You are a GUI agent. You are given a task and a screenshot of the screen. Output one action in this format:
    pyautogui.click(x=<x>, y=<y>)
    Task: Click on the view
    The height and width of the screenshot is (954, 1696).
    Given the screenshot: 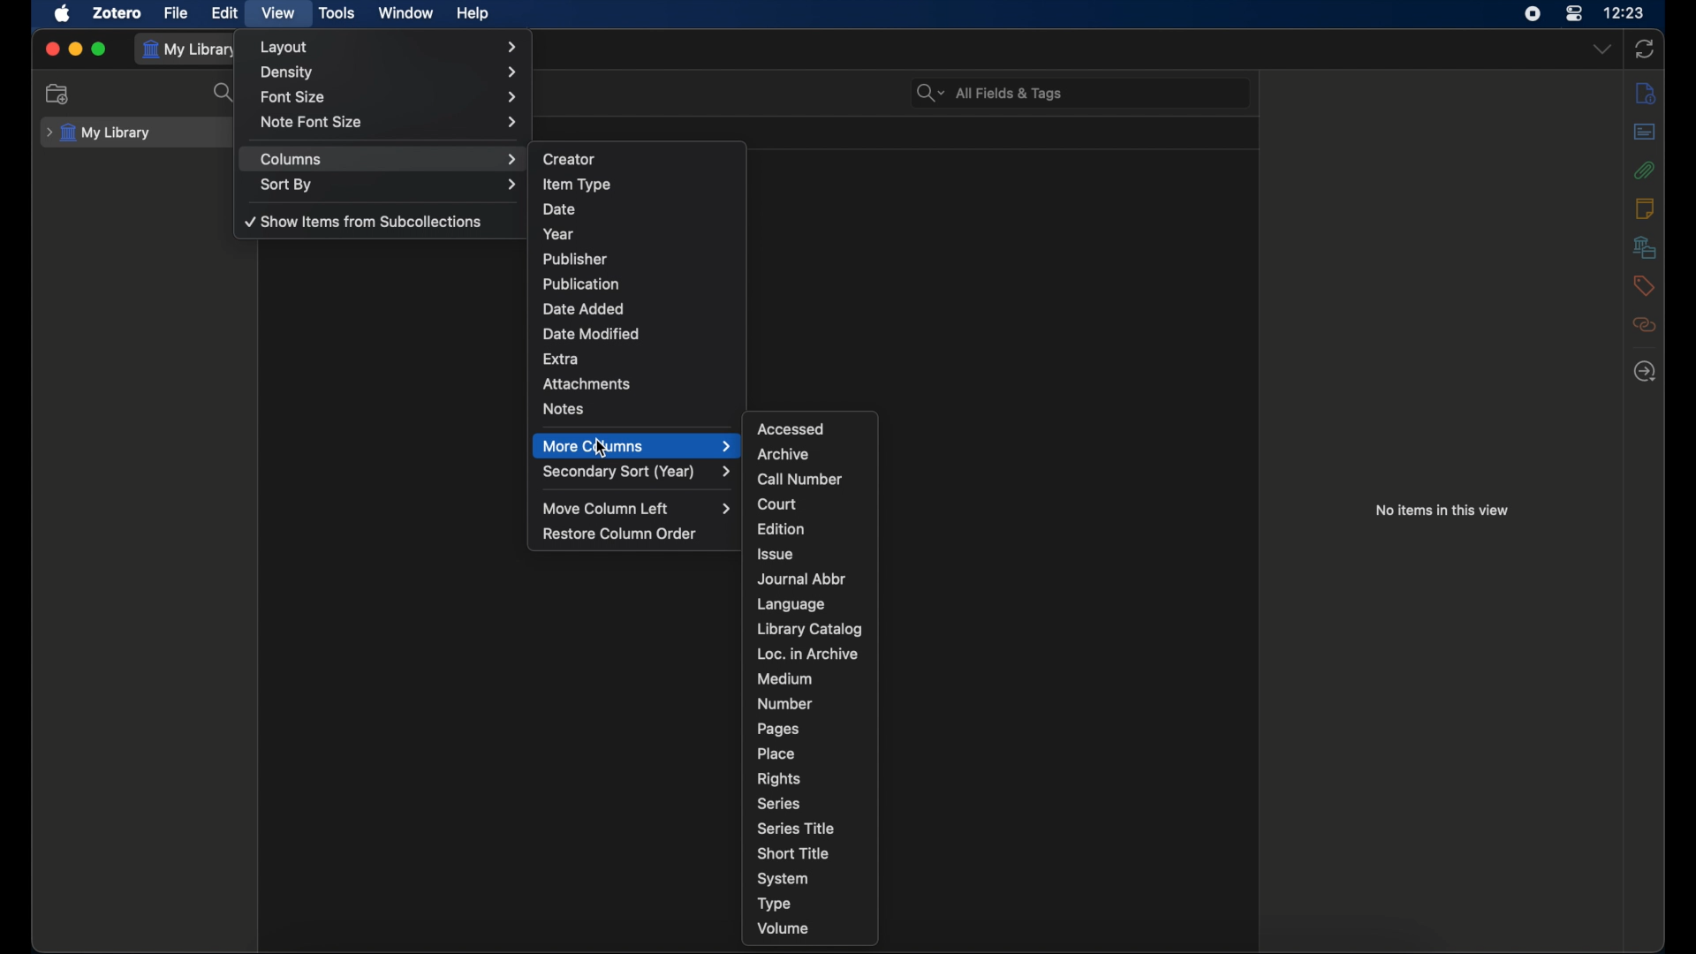 What is the action you would take?
    pyautogui.click(x=277, y=13)
    